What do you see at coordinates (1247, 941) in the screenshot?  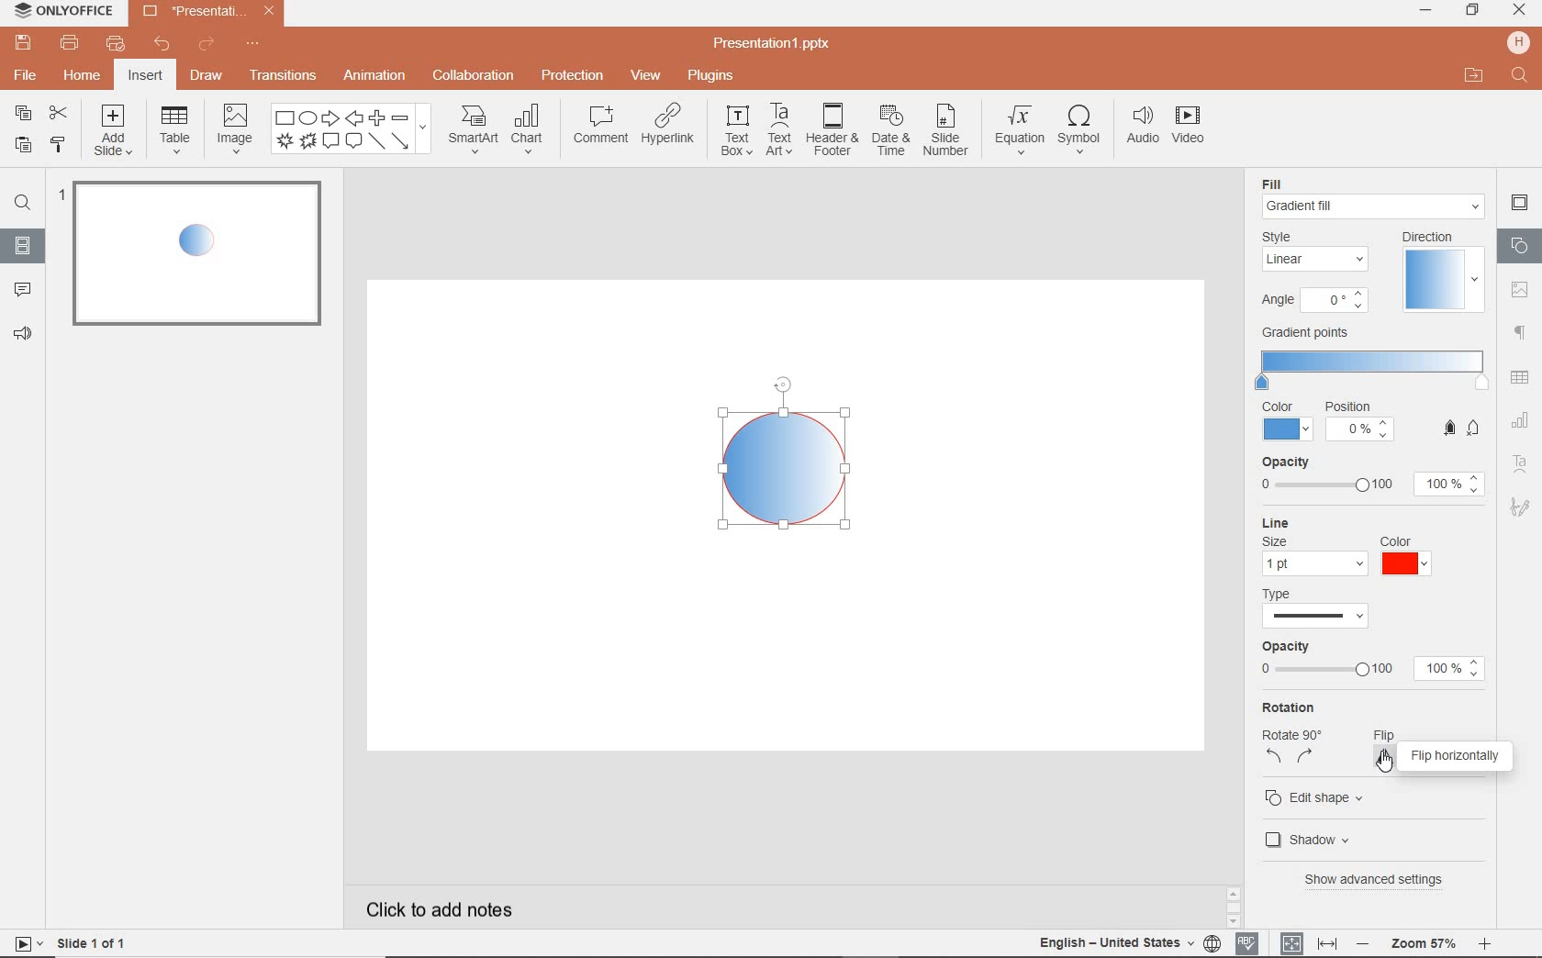 I see `spell checking` at bounding box center [1247, 941].